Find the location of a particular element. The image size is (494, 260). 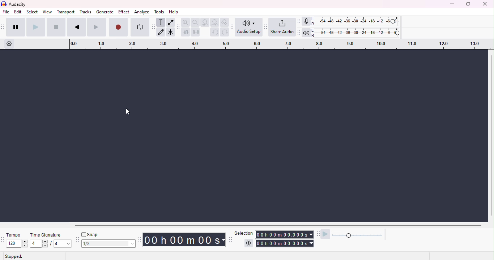

record meter is located at coordinates (307, 21).